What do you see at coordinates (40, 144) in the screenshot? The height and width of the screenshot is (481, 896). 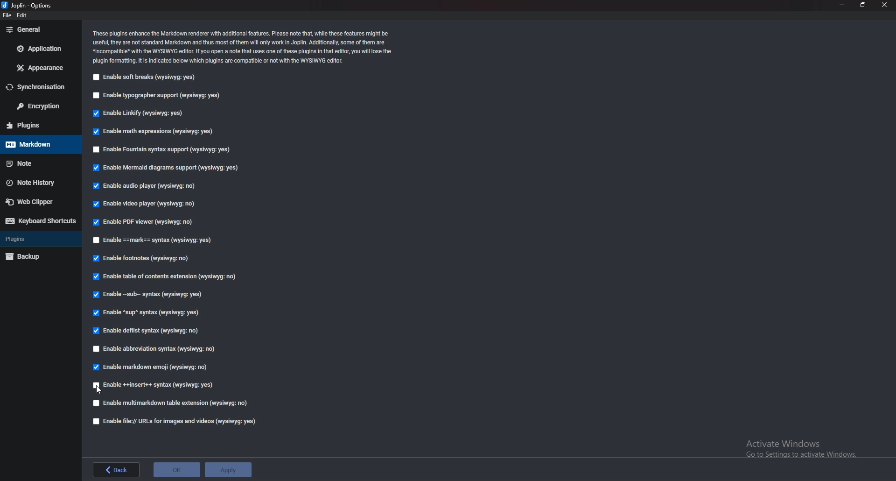 I see `Mark down` at bounding box center [40, 144].